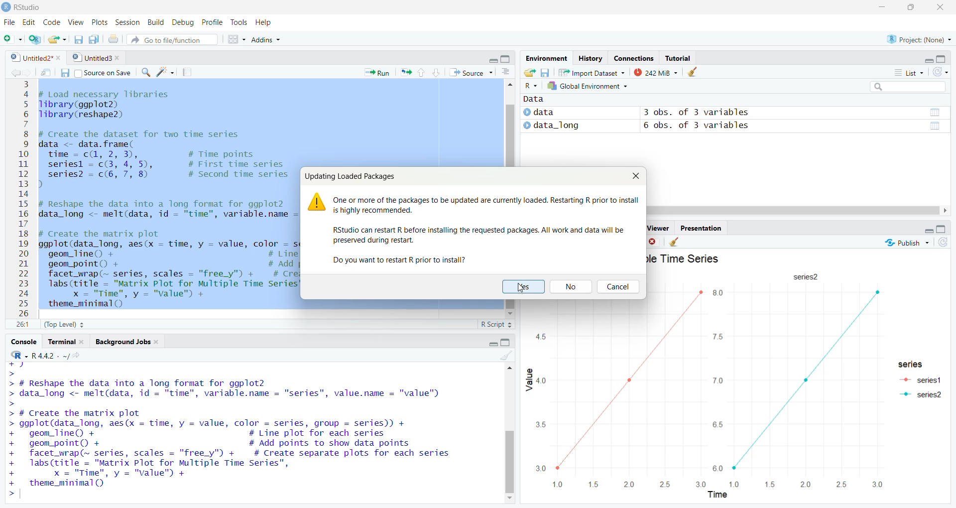 The image size is (956, 508). I want to click on down, so click(435, 72).